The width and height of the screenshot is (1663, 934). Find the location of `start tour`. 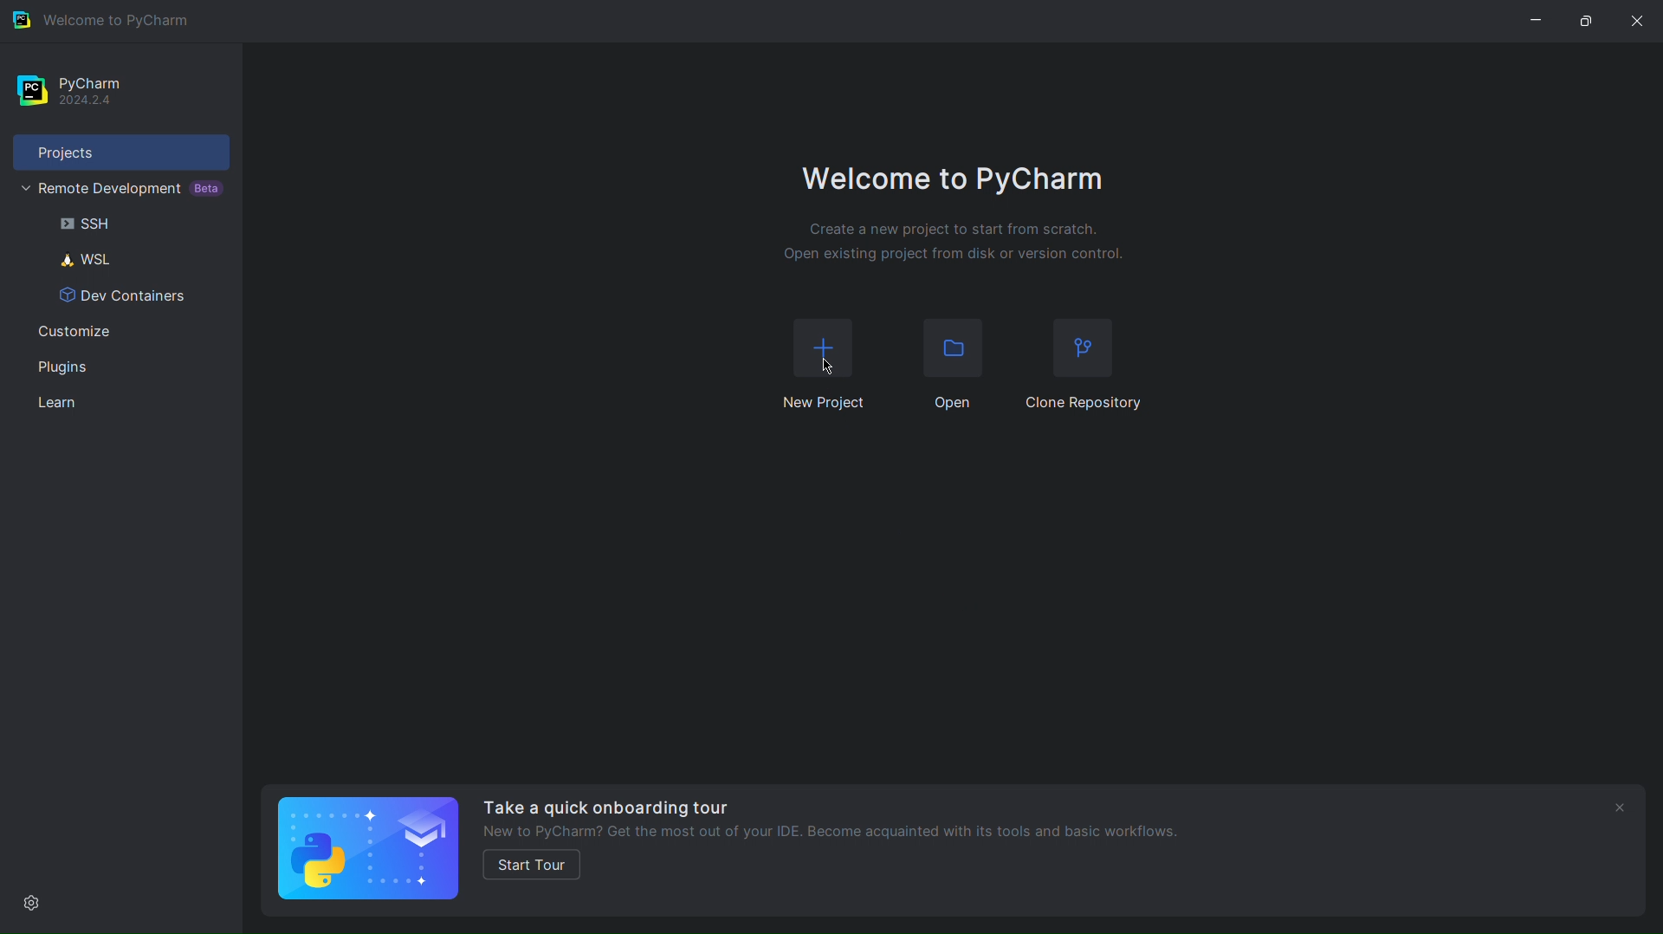

start tour is located at coordinates (532, 866).